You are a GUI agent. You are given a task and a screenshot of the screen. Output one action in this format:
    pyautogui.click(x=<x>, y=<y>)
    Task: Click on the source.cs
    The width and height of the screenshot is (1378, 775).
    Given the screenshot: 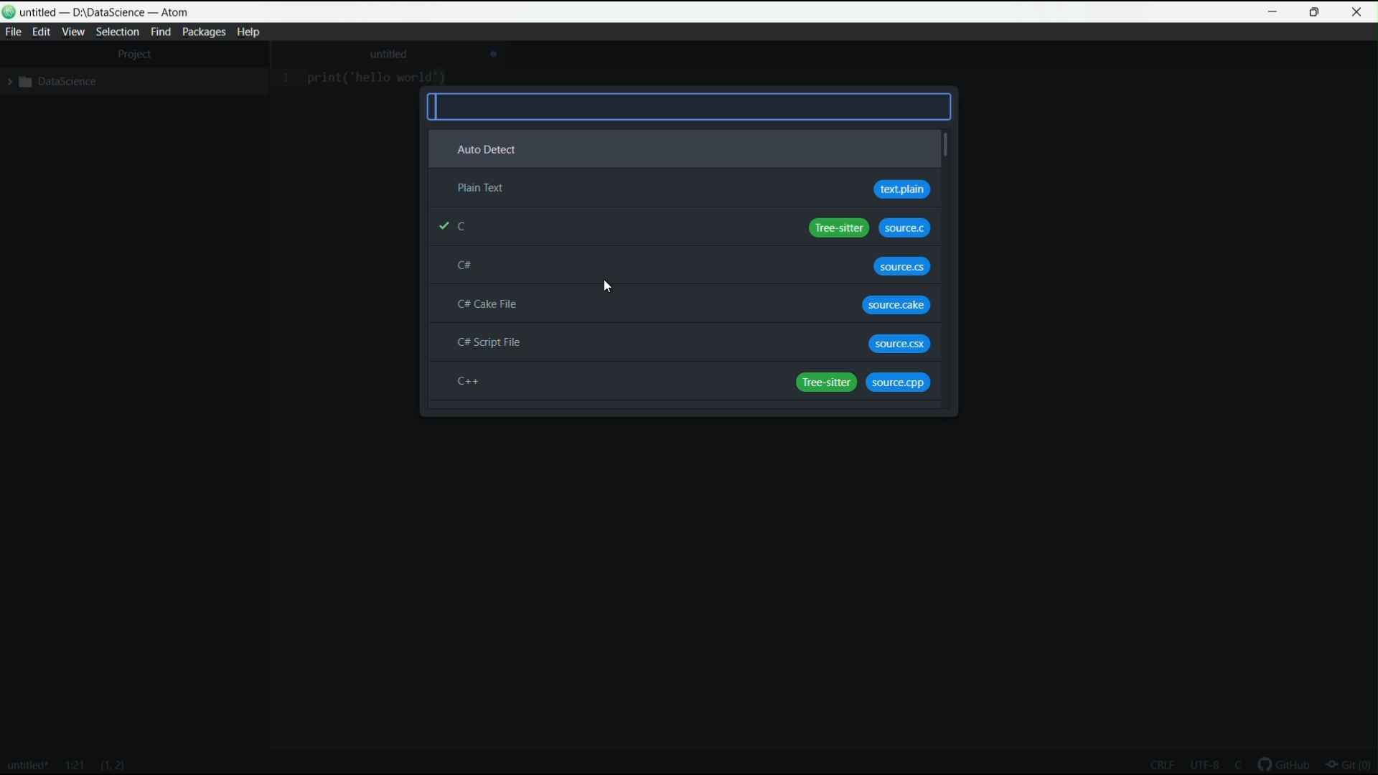 What is the action you would take?
    pyautogui.click(x=902, y=267)
    